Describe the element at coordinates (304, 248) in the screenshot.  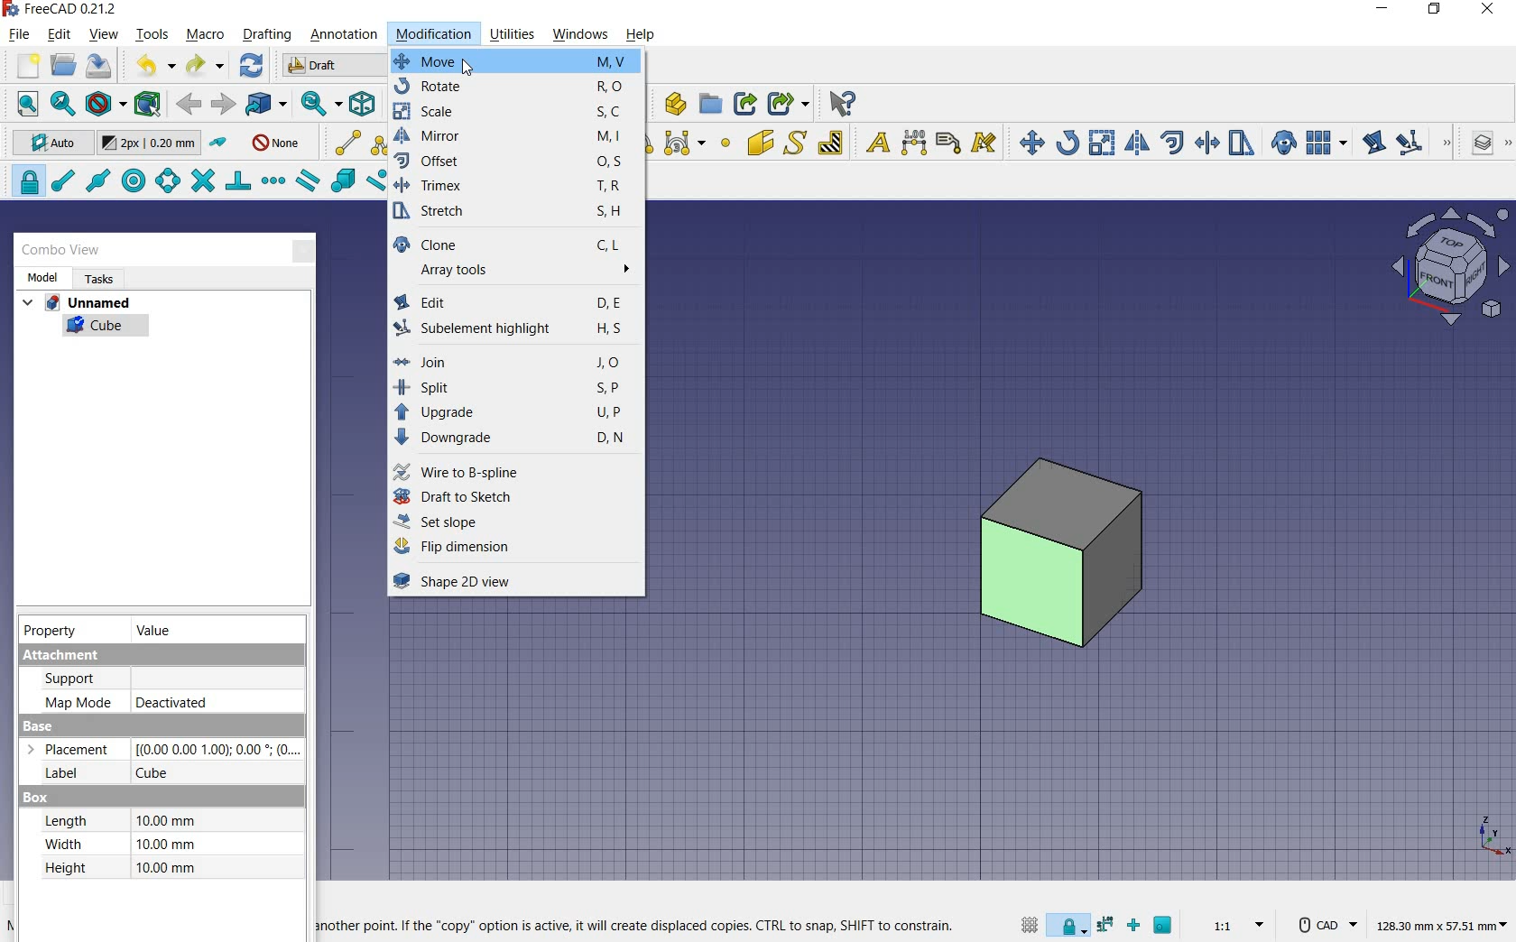
I see `close` at that location.